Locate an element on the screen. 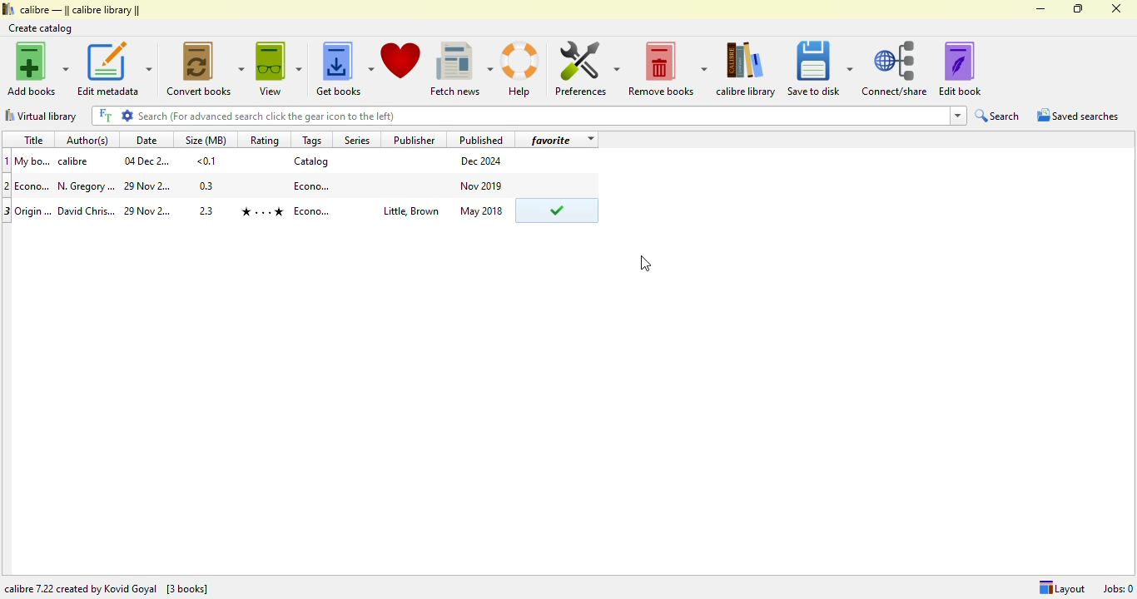 The width and height of the screenshot is (1137, 599). publish date is located at coordinates (483, 161).